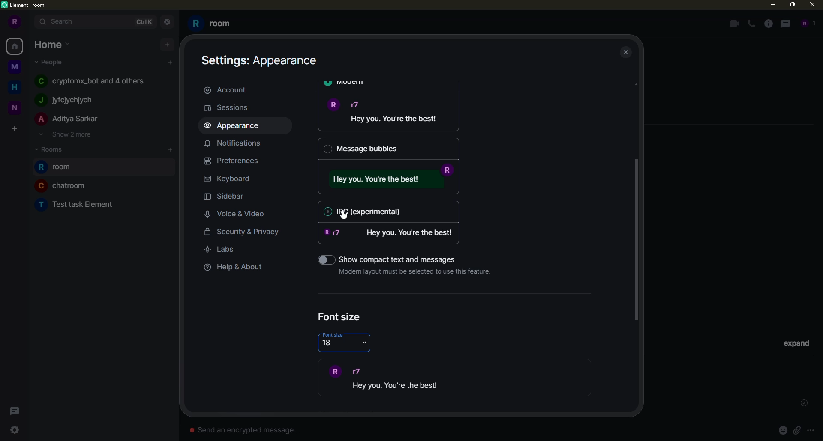 The image size is (823, 441). What do you see at coordinates (406, 394) in the screenshot?
I see `demo` at bounding box center [406, 394].